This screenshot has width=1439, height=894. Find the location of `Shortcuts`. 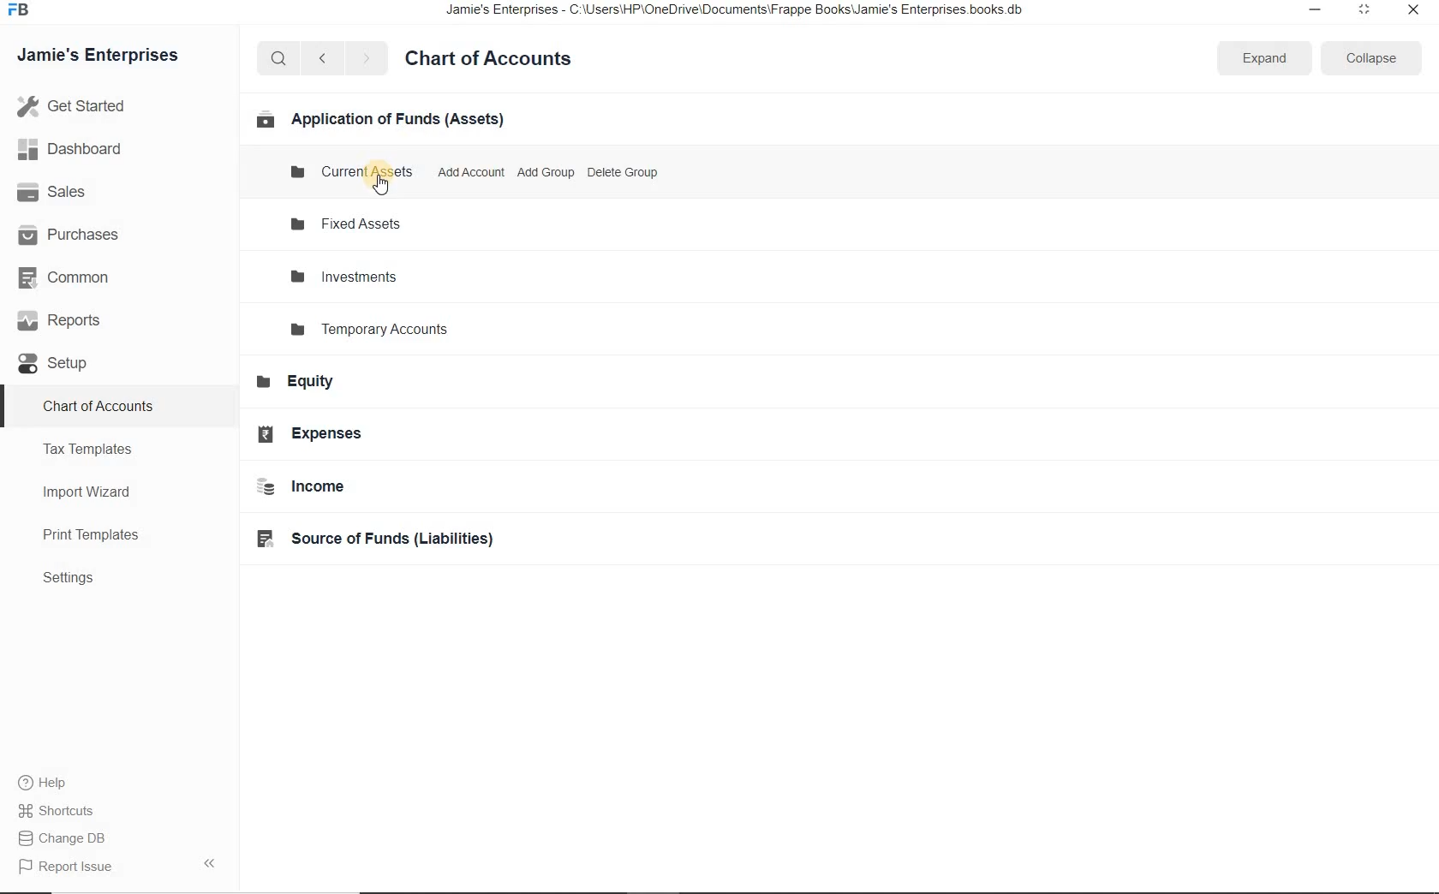

Shortcuts is located at coordinates (58, 811).